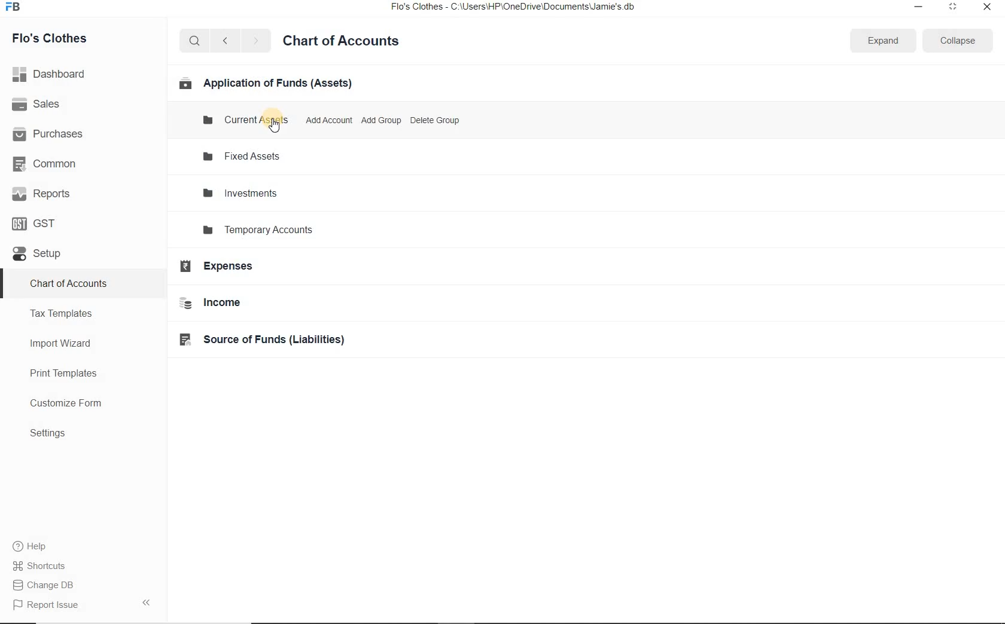 This screenshot has height=624, width=1005. I want to click on Income, so click(233, 305).